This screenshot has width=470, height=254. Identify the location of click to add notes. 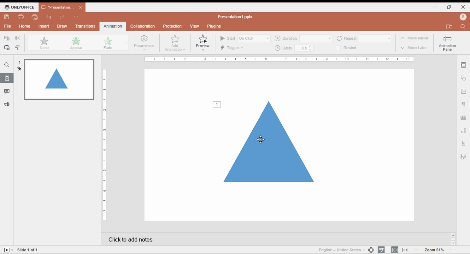
(239, 238).